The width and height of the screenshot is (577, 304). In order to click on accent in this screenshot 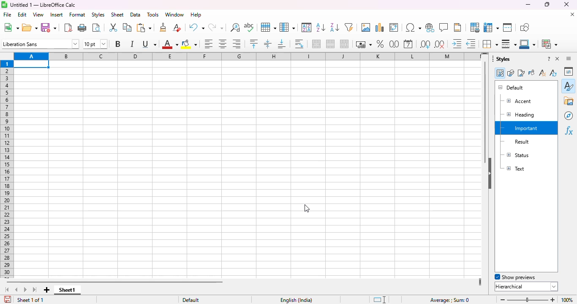, I will do `click(517, 101)`.